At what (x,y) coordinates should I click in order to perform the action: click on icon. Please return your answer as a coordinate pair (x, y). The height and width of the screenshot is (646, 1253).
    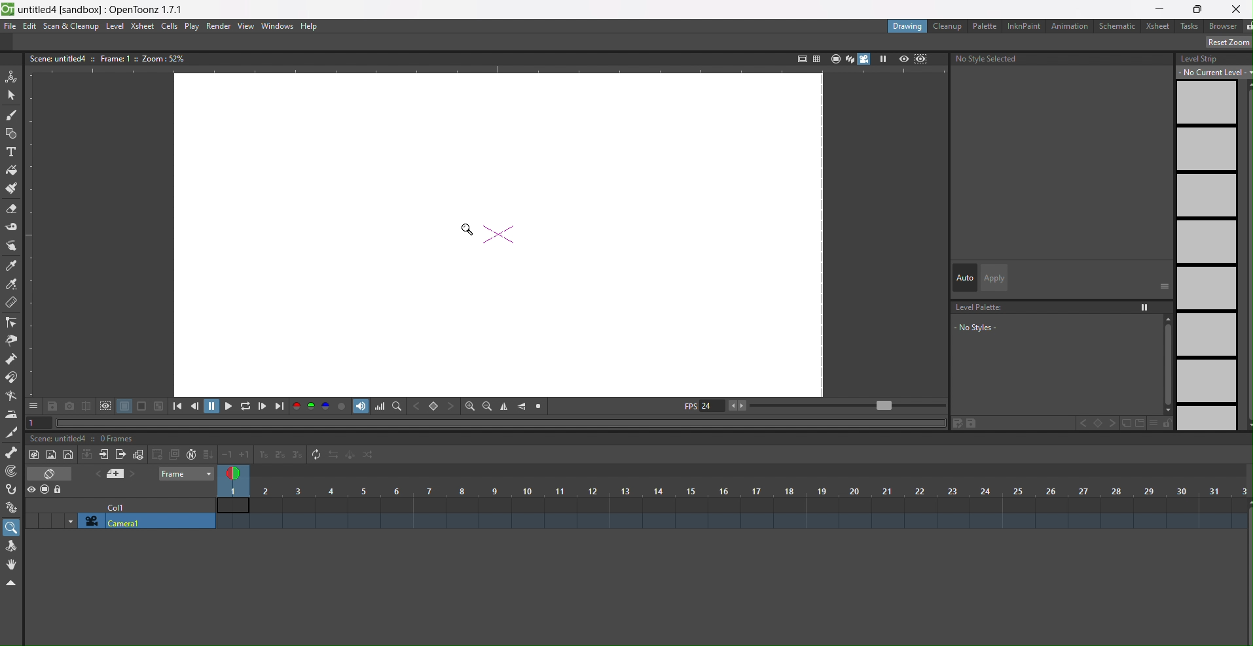
    Looking at the image, I should click on (913, 59).